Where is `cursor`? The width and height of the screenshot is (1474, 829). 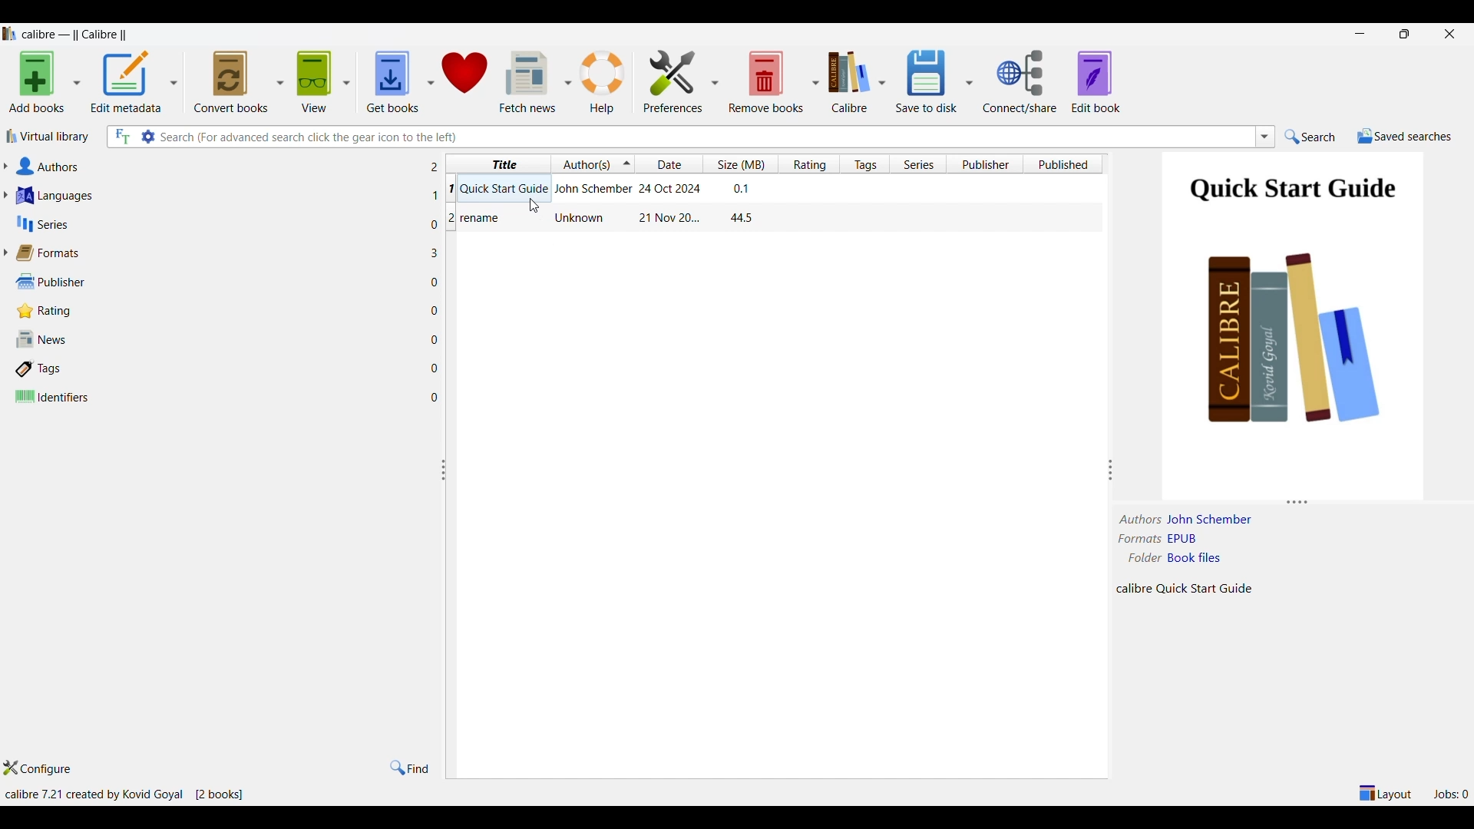 cursor is located at coordinates (535, 206).